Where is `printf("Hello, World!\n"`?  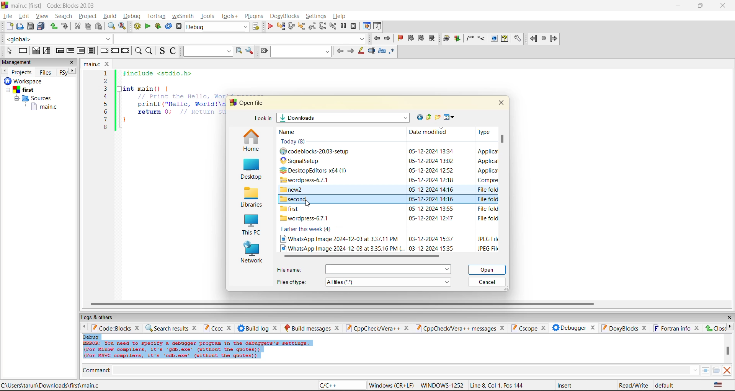
printf("Hello, World!\n" is located at coordinates (181, 104).